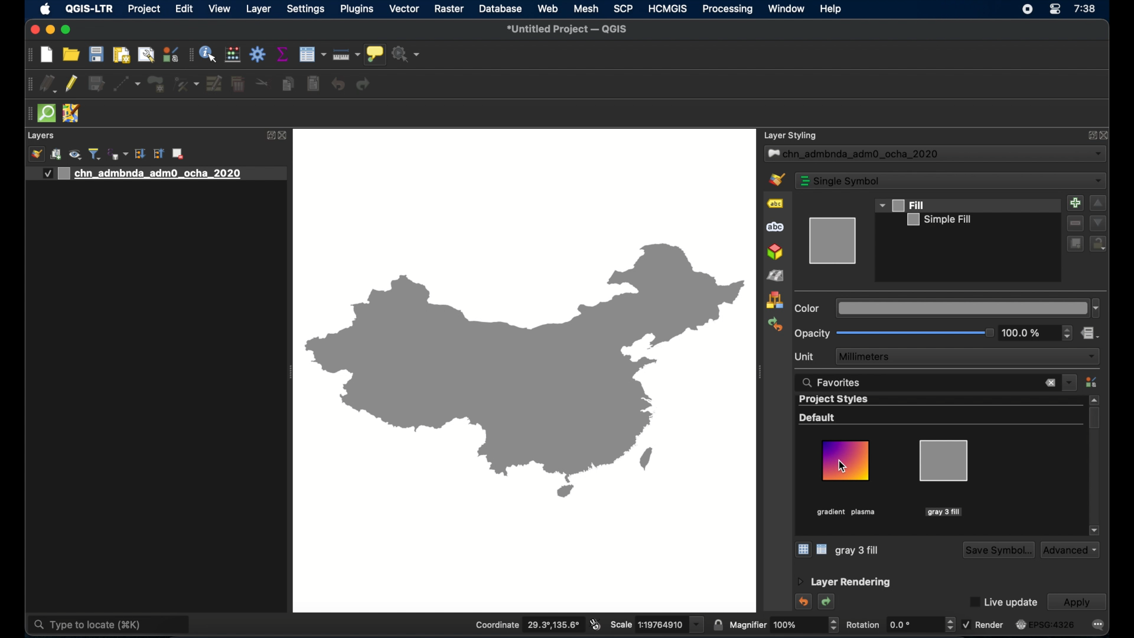 The image size is (1134, 638). What do you see at coordinates (284, 136) in the screenshot?
I see `close` at bounding box center [284, 136].